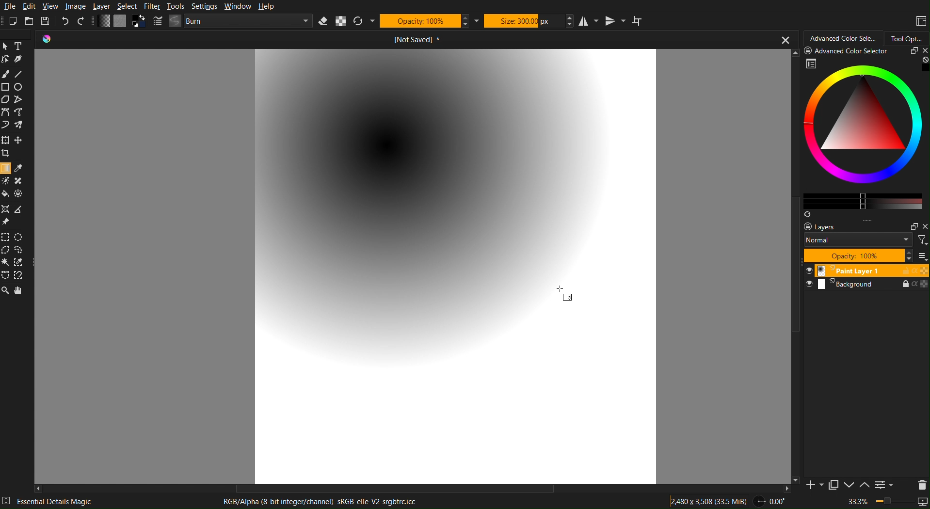 Image resolution: width=930 pixels, height=509 pixels. I want to click on New, so click(14, 21).